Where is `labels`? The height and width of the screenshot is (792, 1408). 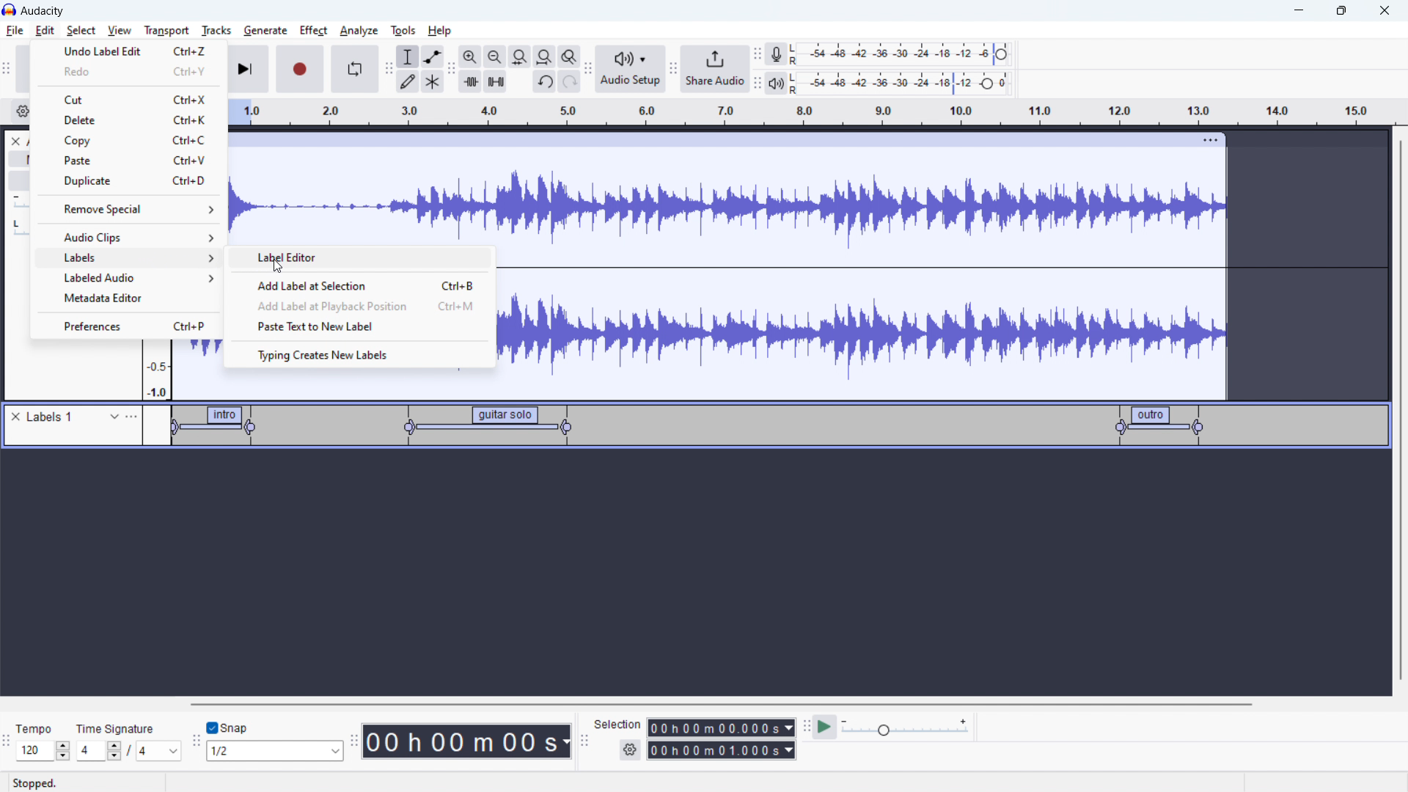 labels is located at coordinates (52, 417).